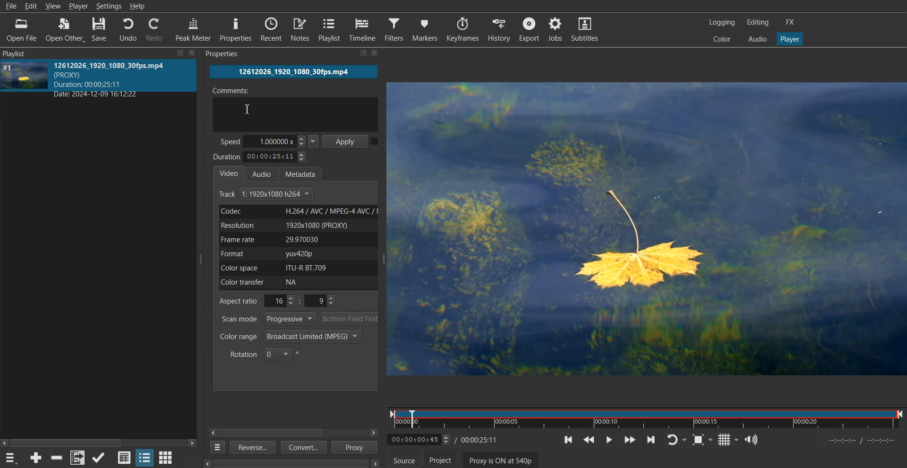 This screenshot has width=907, height=468. I want to click on Markers, so click(425, 29).